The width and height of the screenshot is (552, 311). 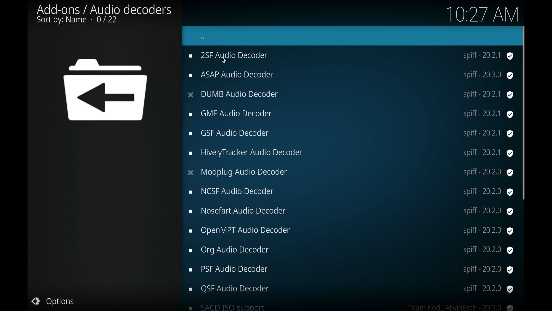 I want to click on psf audio decoder, so click(x=350, y=270).